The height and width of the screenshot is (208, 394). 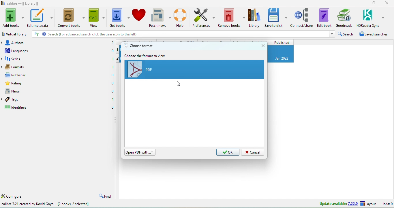 I want to click on calibre -library, so click(x=23, y=3).